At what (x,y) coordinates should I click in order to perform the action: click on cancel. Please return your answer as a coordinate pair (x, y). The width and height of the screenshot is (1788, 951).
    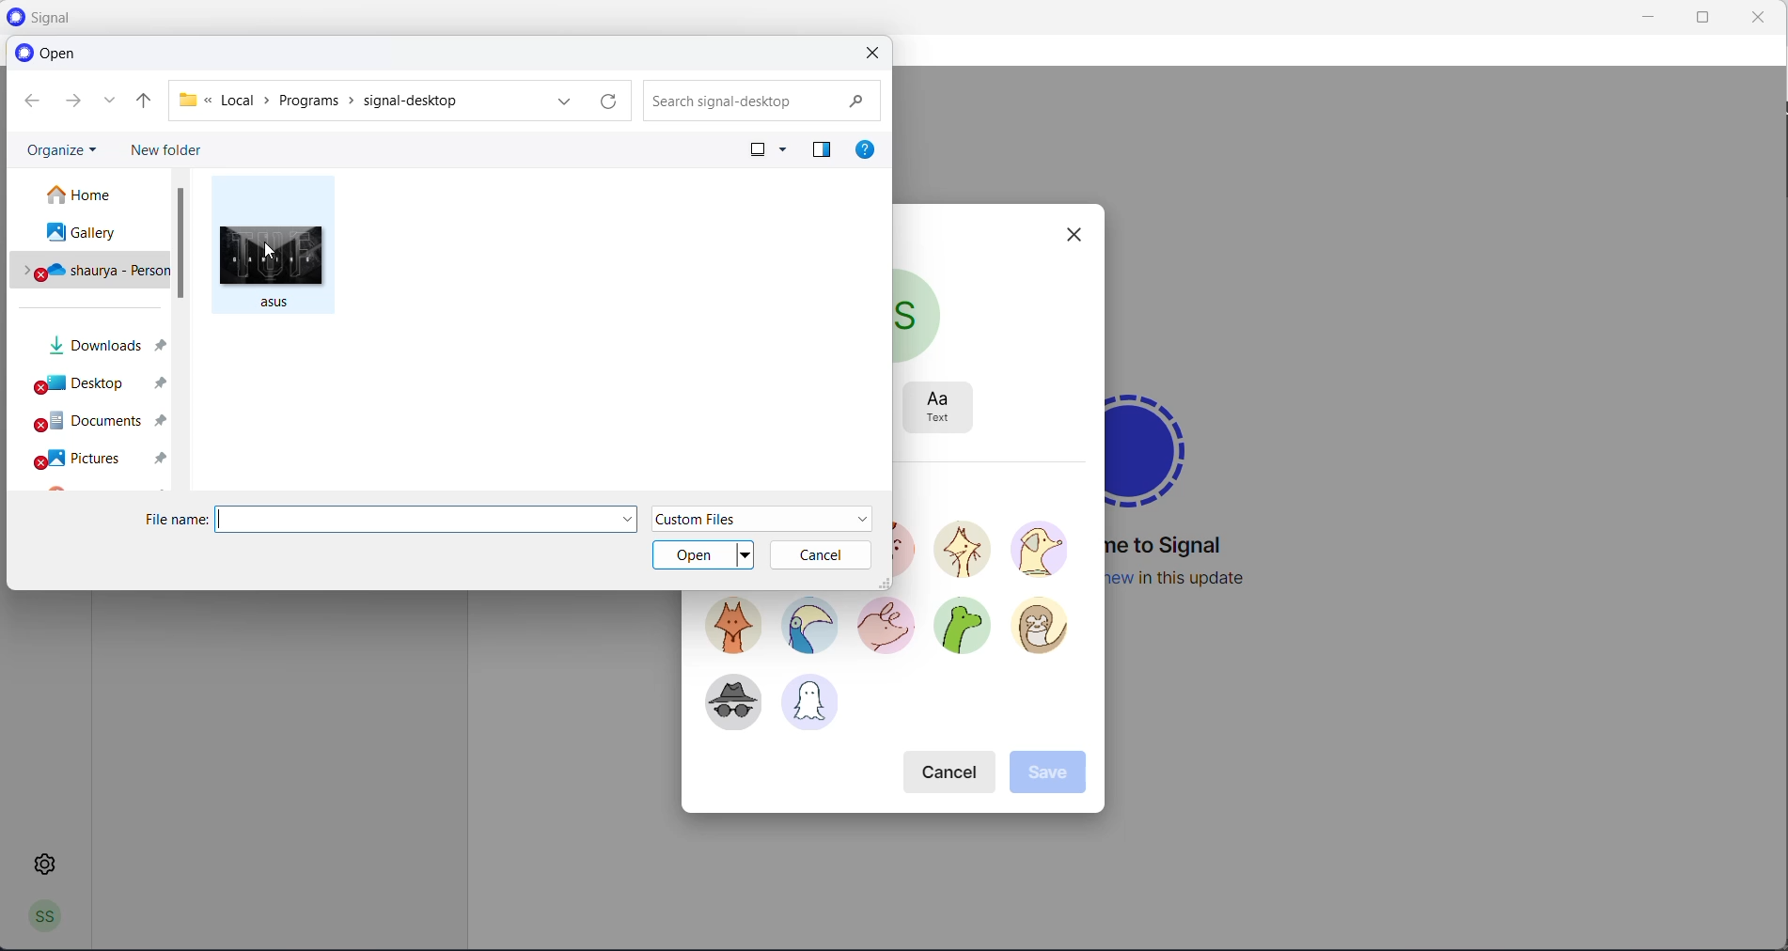
    Looking at the image, I should click on (823, 556).